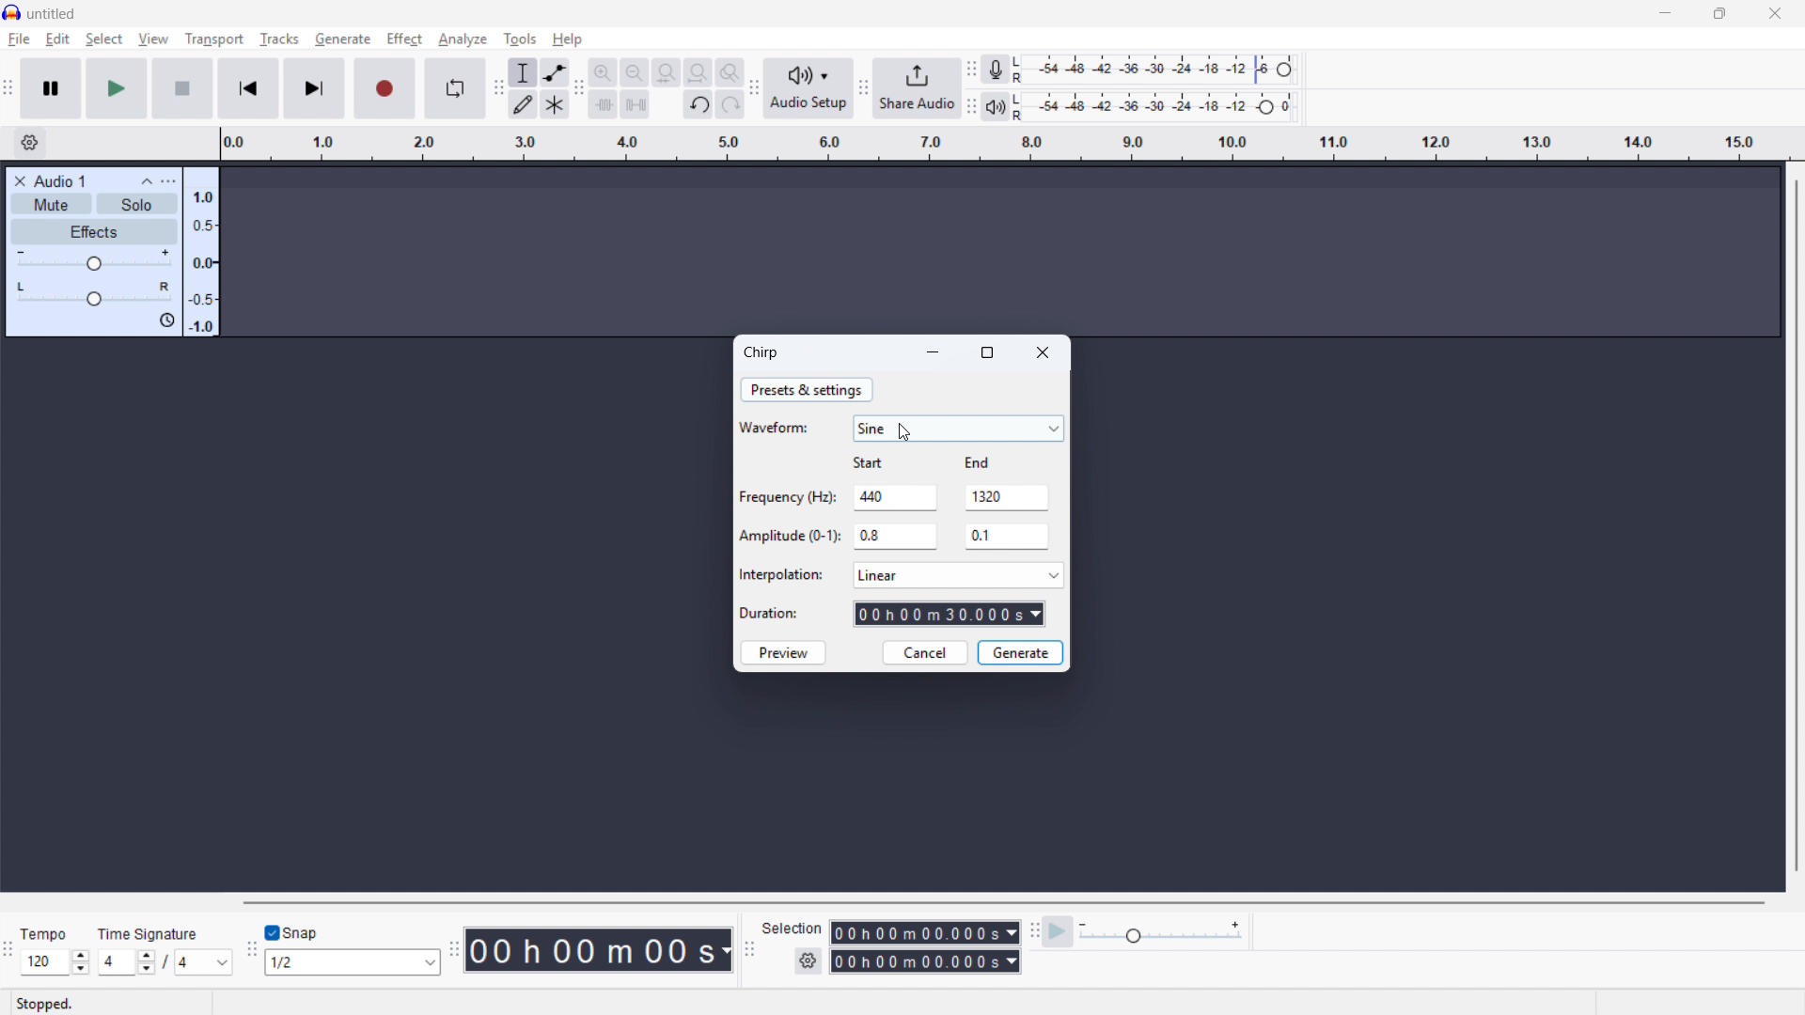 This screenshot has height=1015, width=1805. Describe the element at coordinates (47, 934) in the screenshot. I see `tempo` at that location.